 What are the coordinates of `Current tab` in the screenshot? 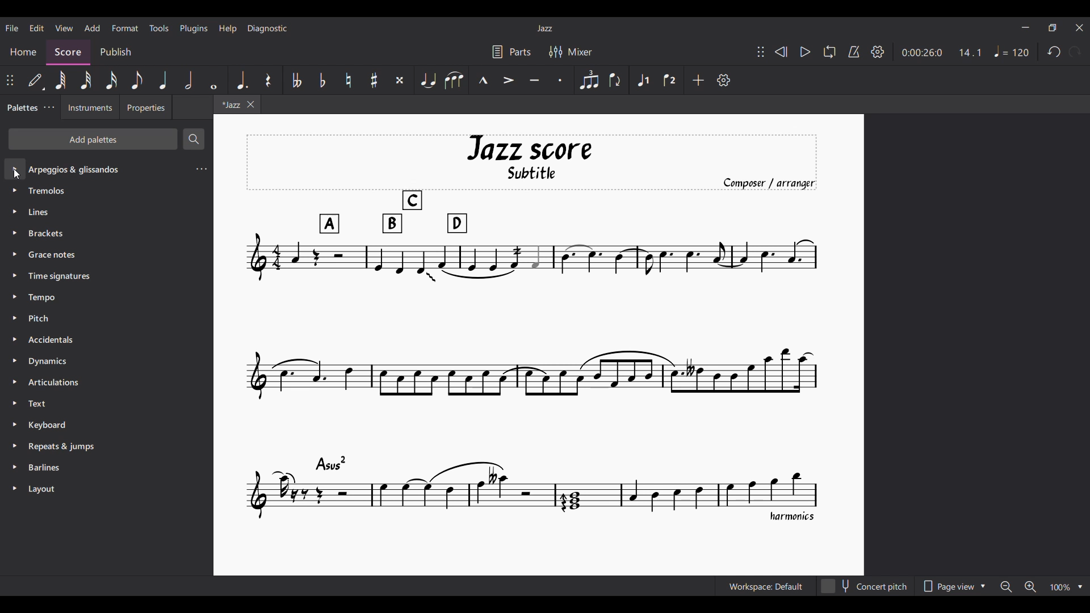 It's located at (229, 104).